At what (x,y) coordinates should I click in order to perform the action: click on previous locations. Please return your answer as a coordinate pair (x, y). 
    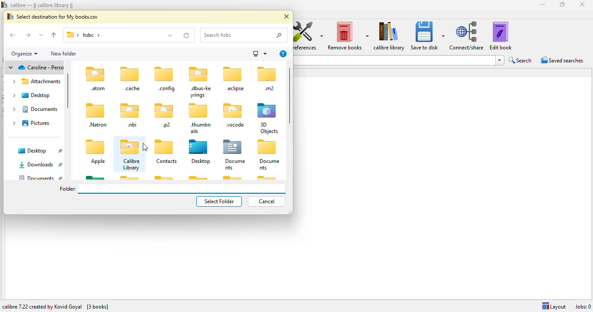
    Looking at the image, I should click on (170, 35).